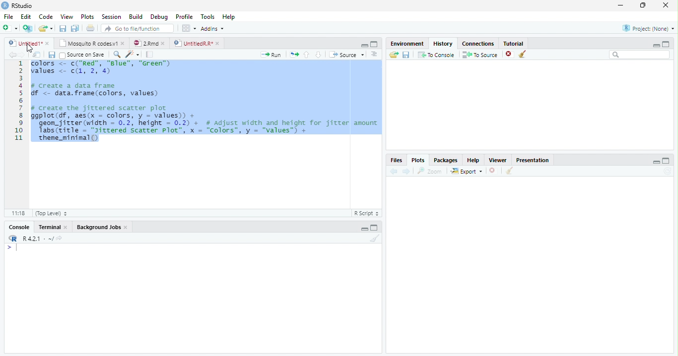 This screenshot has width=678, height=356. What do you see at coordinates (185, 16) in the screenshot?
I see `Profile` at bounding box center [185, 16].